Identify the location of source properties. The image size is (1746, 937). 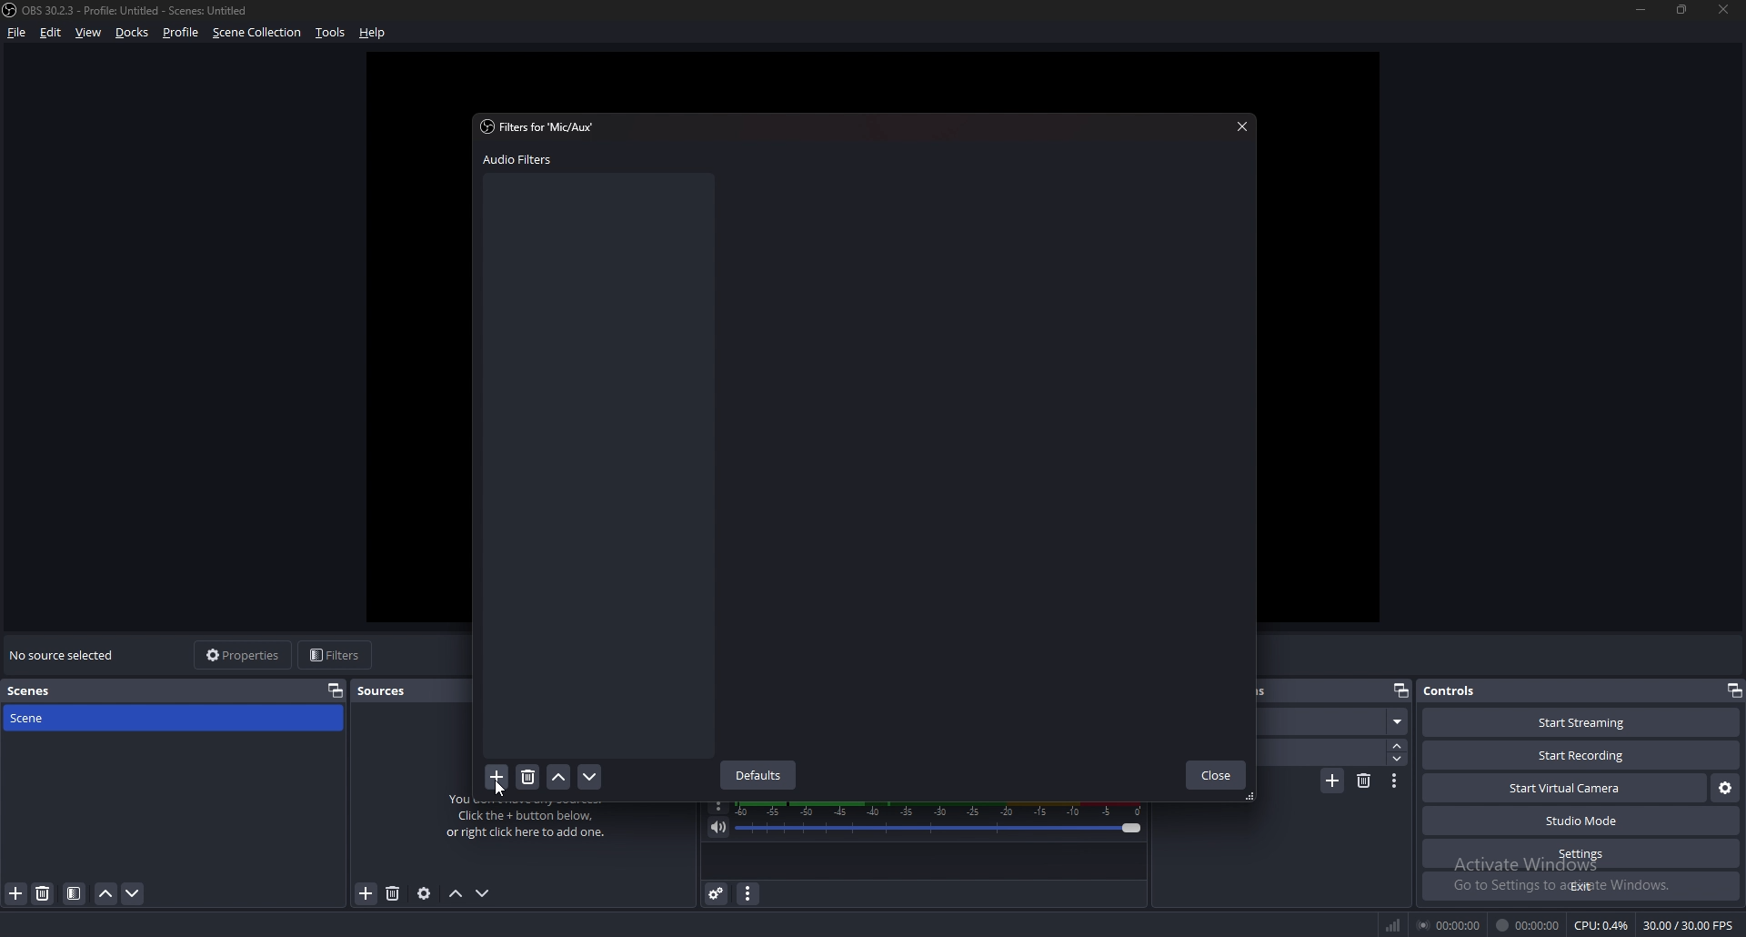
(425, 894).